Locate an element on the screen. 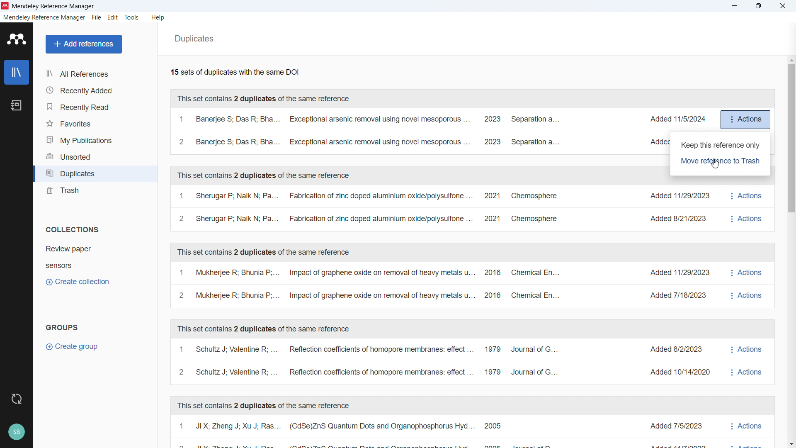  Added 11/29/2023 is located at coordinates (677, 273).